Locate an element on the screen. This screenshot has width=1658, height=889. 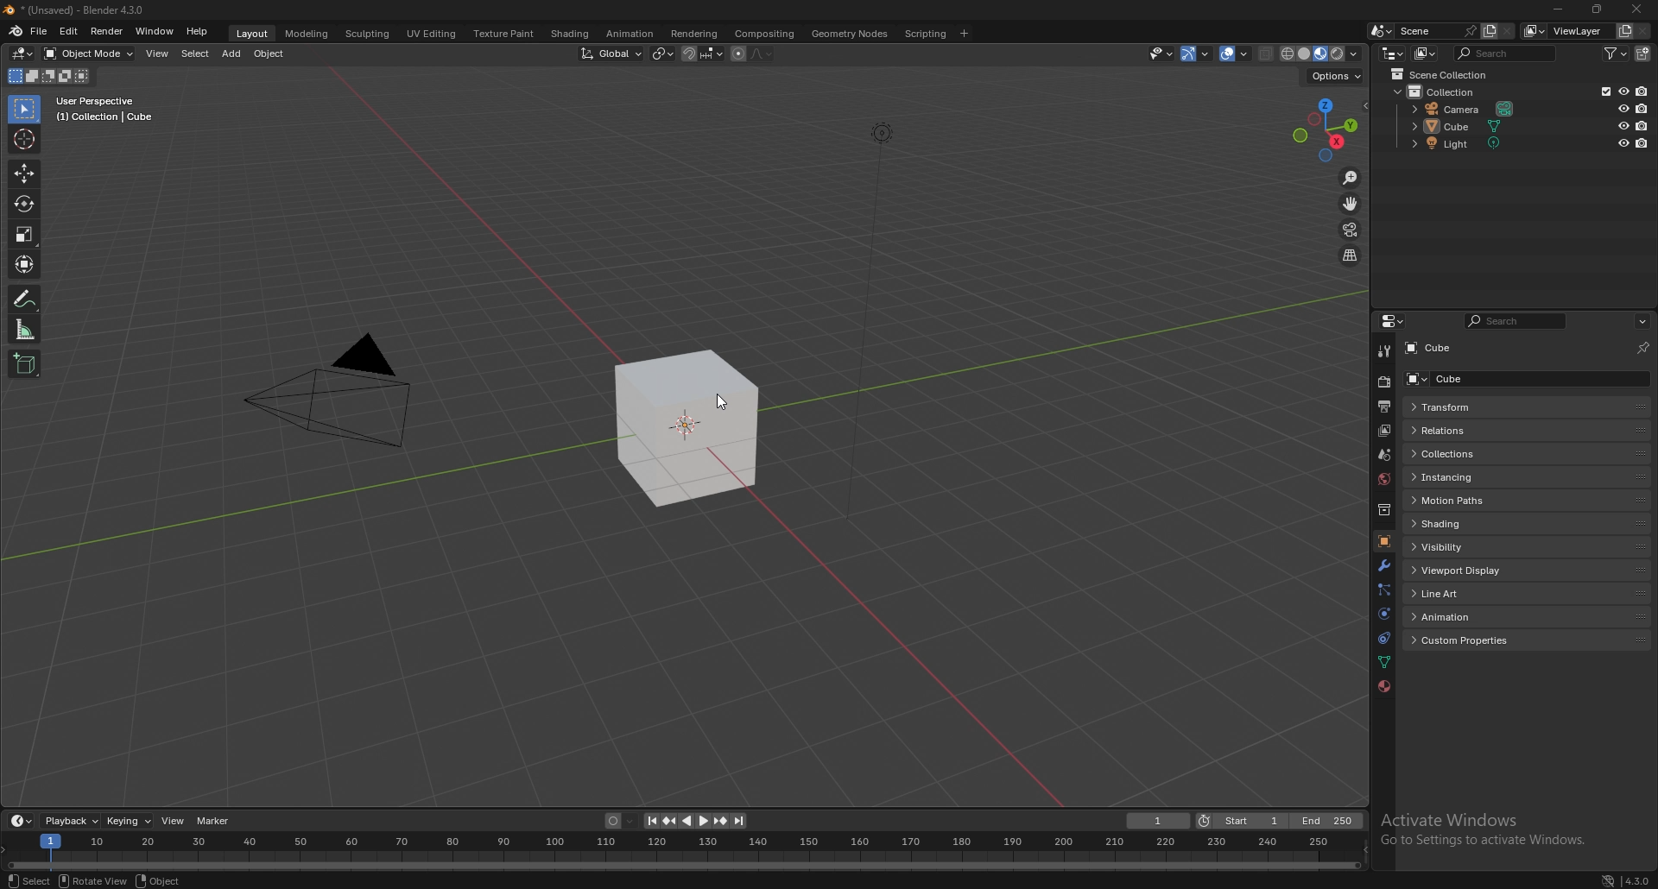
compisiting is located at coordinates (764, 34).